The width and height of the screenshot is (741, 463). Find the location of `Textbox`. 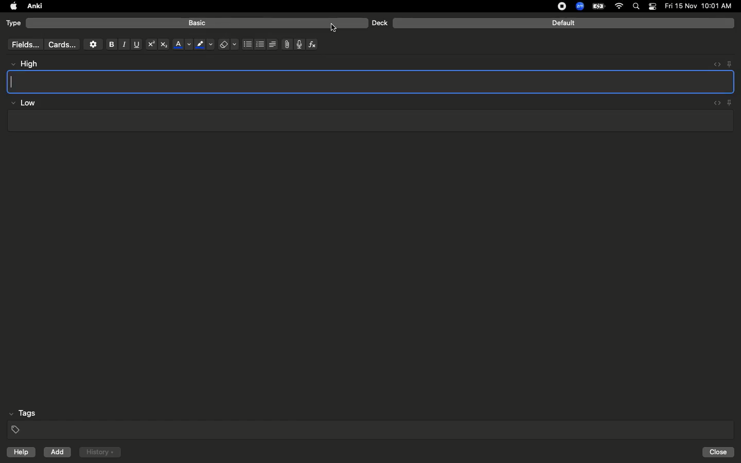

Textbox is located at coordinates (369, 121).